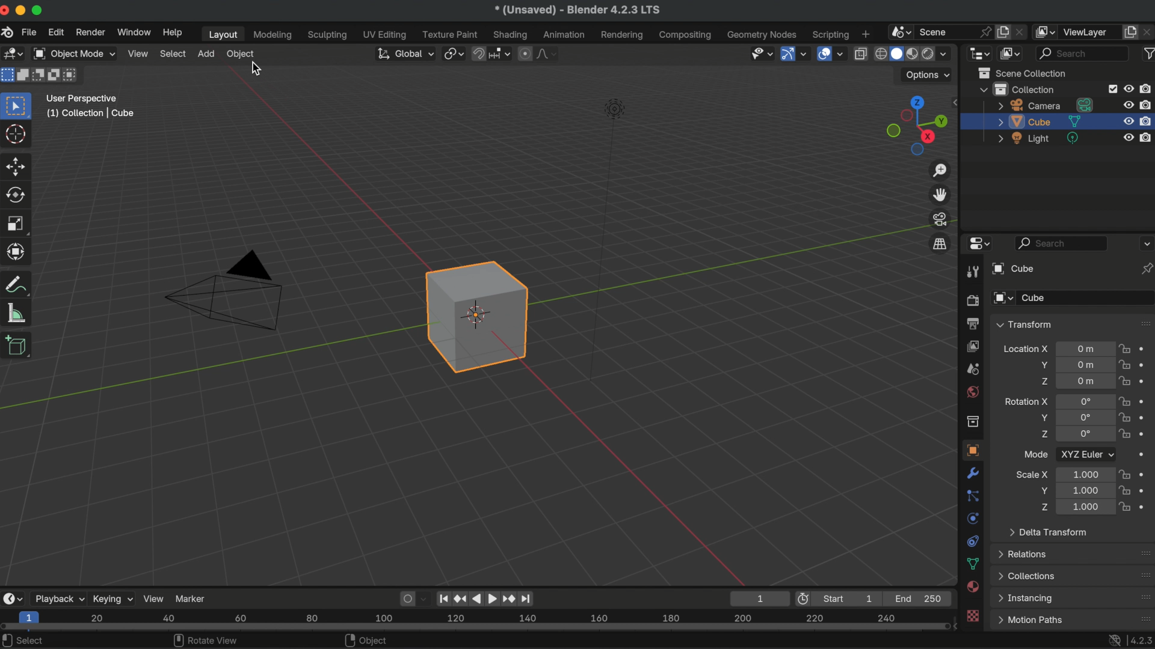  I want to click on editor type, so click(12, 598).